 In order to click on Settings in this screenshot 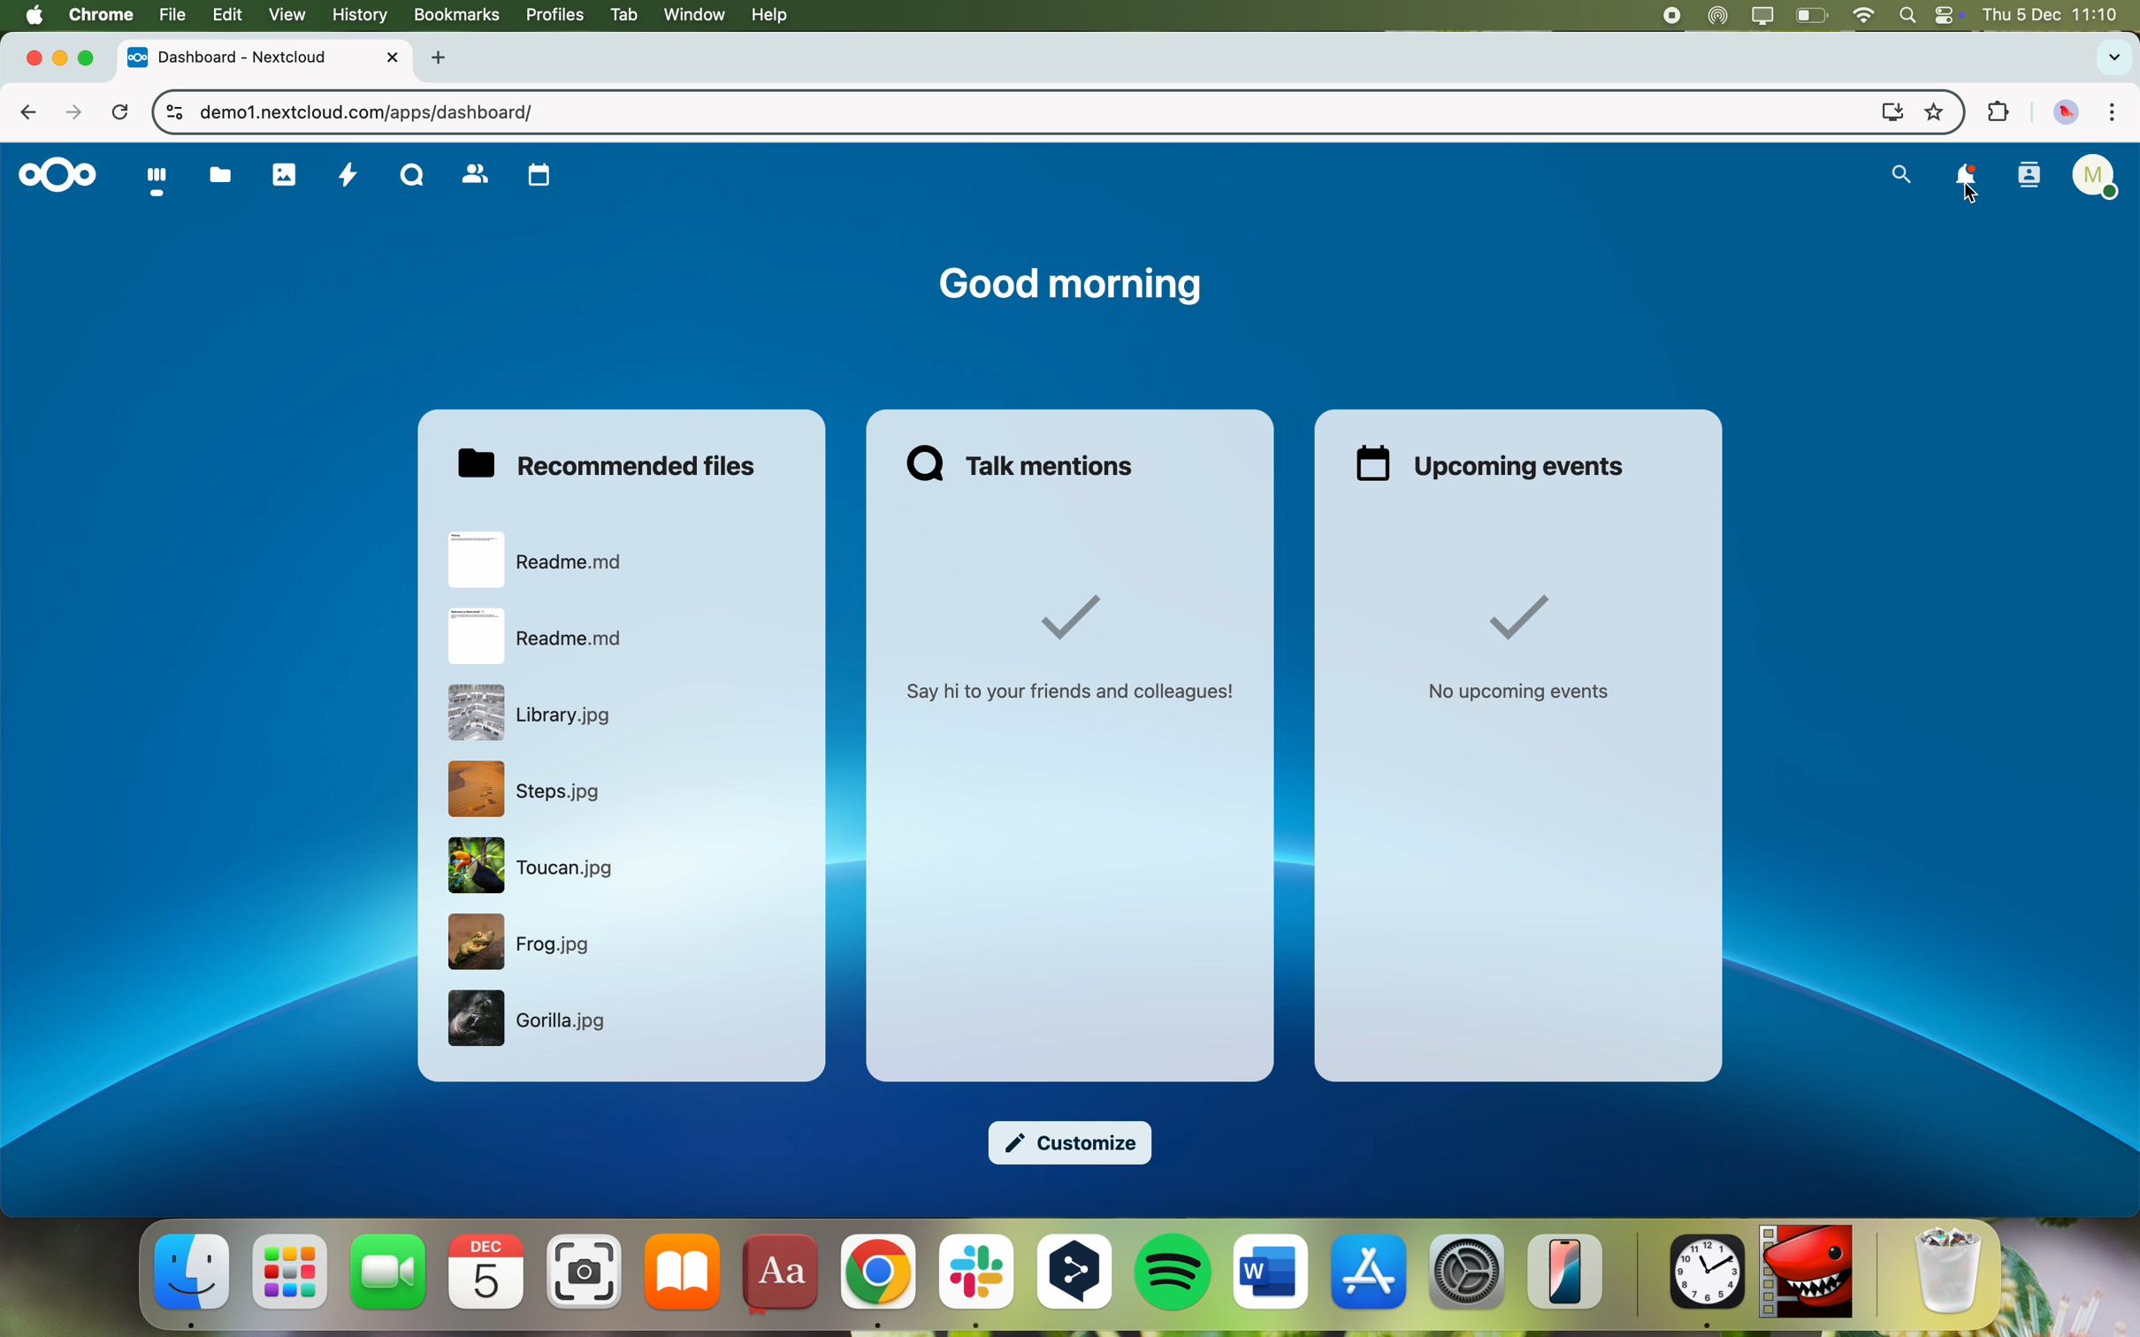, I will do `click(1467, 1272)`.